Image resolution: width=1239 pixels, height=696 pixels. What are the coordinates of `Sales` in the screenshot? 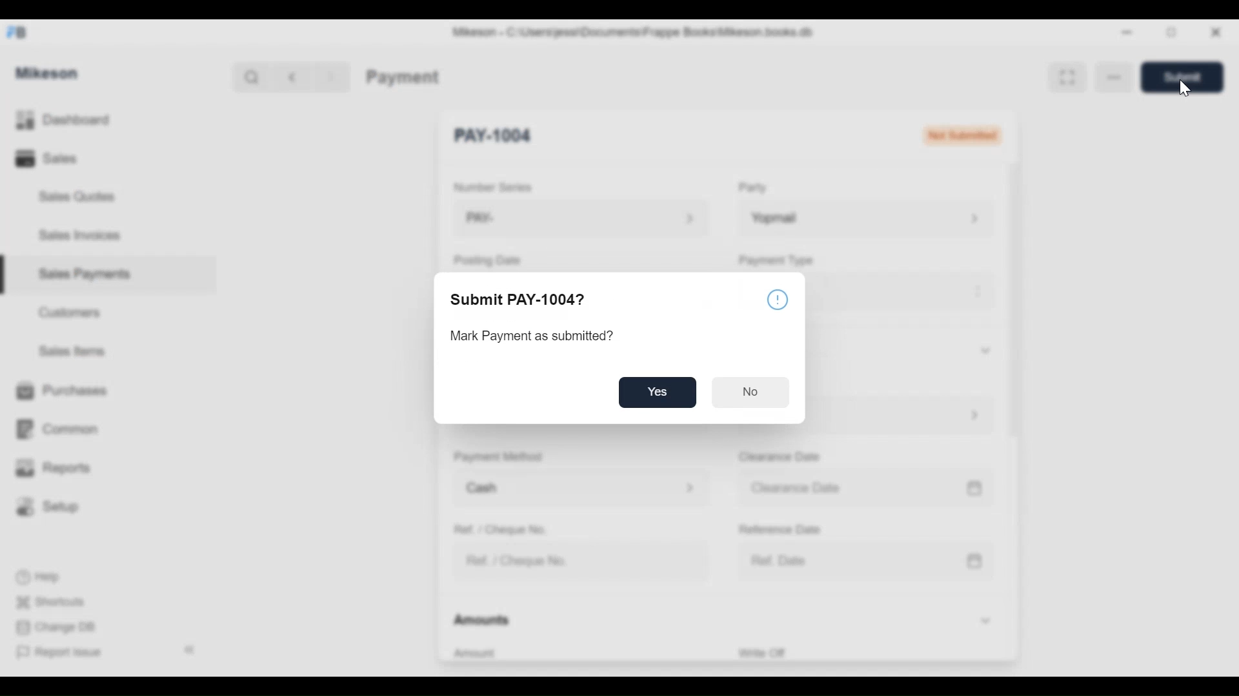 It's located at (45, 160).